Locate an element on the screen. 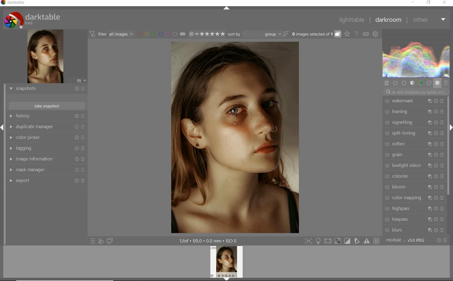 This screenshot has width=453, height=281. reset or presets & preferences is located at coordinates (442, 241).